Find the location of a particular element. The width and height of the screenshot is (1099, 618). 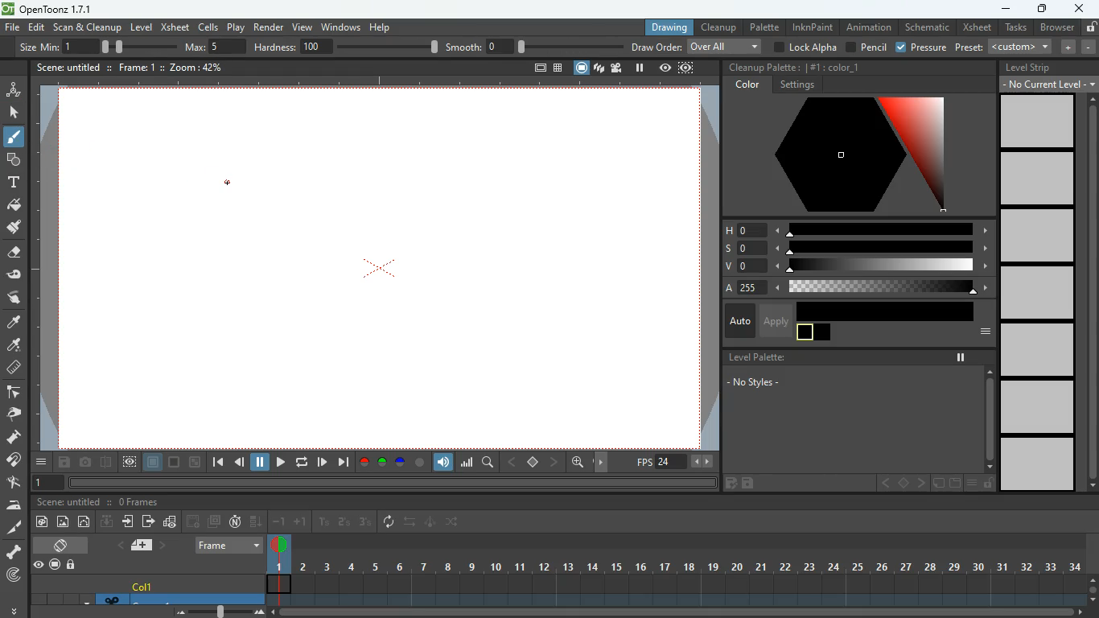

image is located at coordinates (64, 522).